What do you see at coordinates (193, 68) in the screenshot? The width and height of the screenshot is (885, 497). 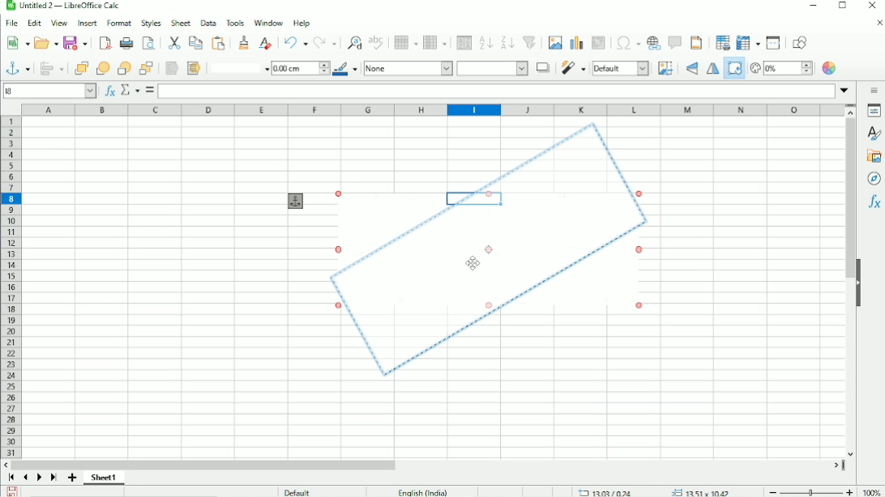 I see `To background` at bounding box center [193, 68].